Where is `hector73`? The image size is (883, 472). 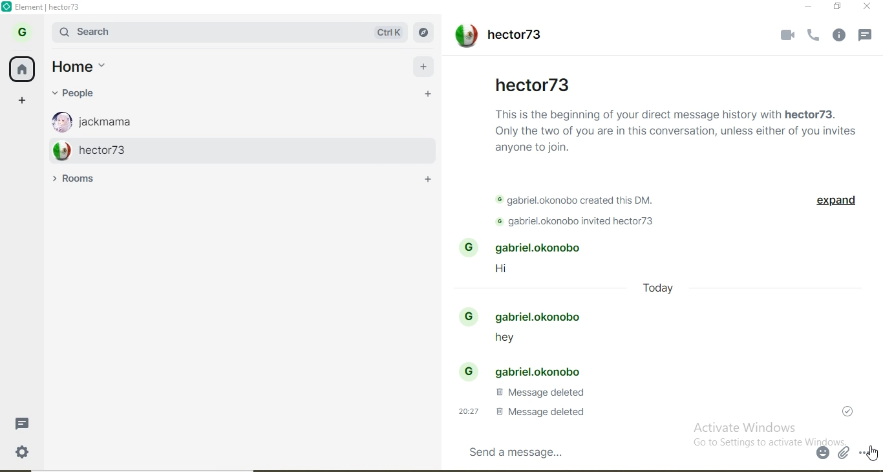 hector73 is located at coordinates (230, 149).